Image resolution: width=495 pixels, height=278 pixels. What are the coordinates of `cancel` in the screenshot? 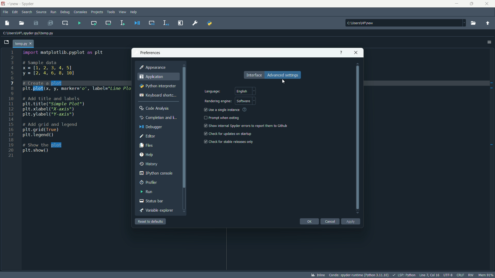 It's located at (330, 221).